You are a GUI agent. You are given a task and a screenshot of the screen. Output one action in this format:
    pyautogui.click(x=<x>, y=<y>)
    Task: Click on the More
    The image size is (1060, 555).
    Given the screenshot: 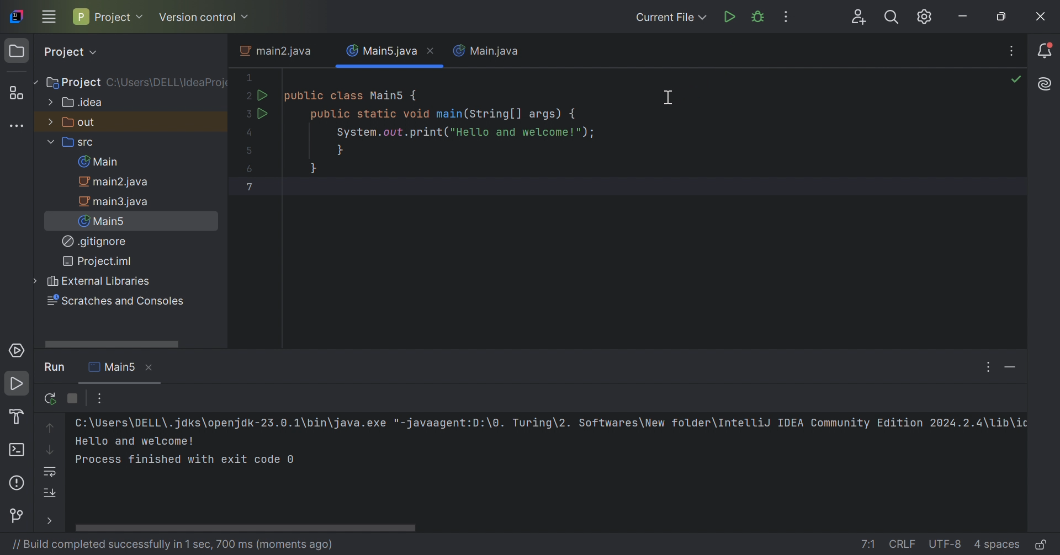 What is the action you would take?
    pyautogui.click(x=100, y=398)
    